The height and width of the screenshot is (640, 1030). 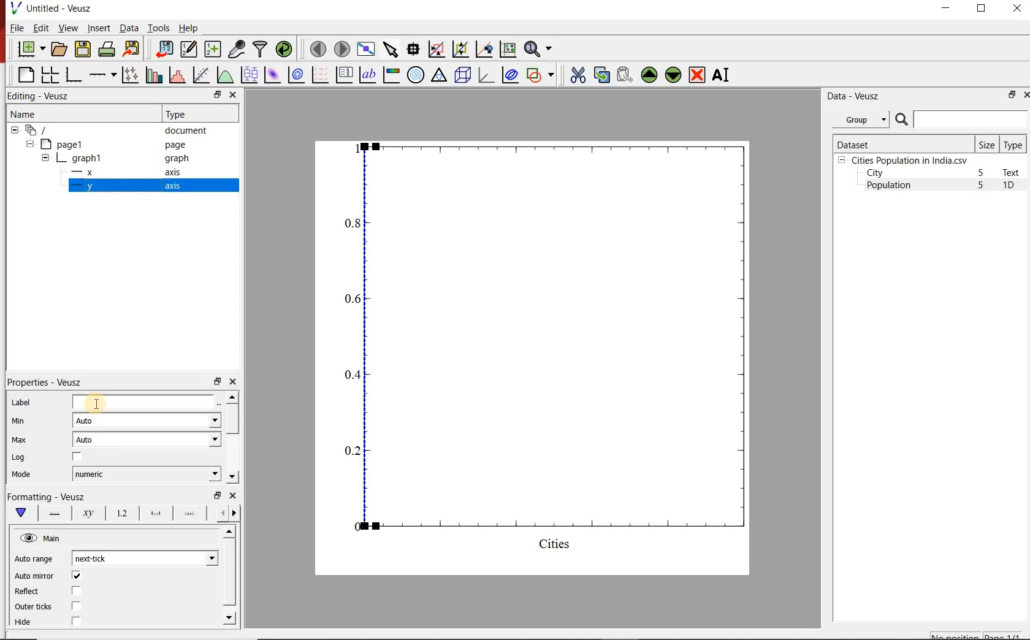 I want to click on Insert, so click(x=98, y=29).